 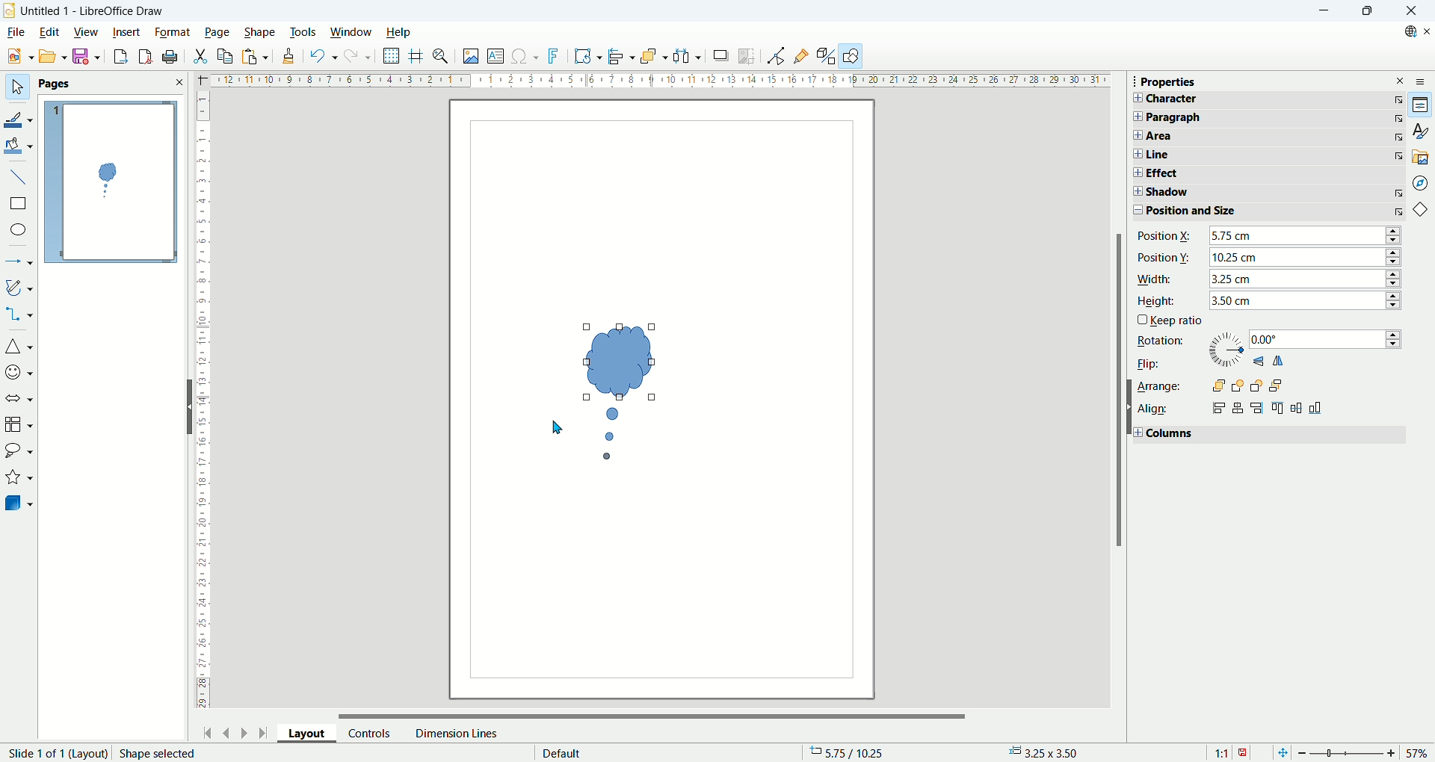 I want to click on coordinates, so click(x=854, y=753).